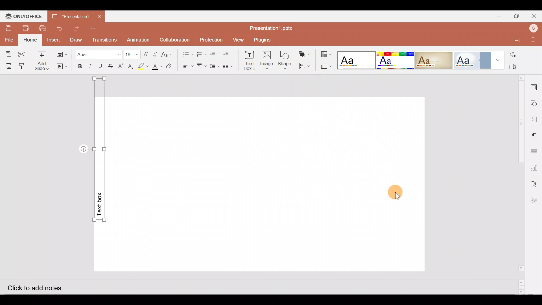 The height and width of the screenshot is (305, 542). What do you see at coordinates (535, 183) in the screenshot?
I see `Text Art settings` at bounding box center [535, 183].